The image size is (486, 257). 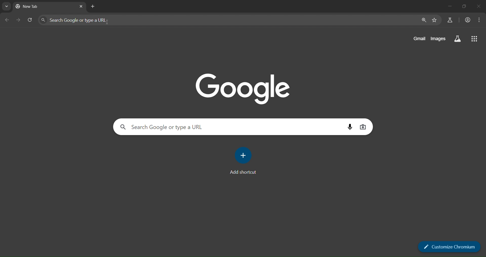 What do you see at coordinates (479, 20) in the screenshot?
I see `menu` at bounding box center [479, 20].